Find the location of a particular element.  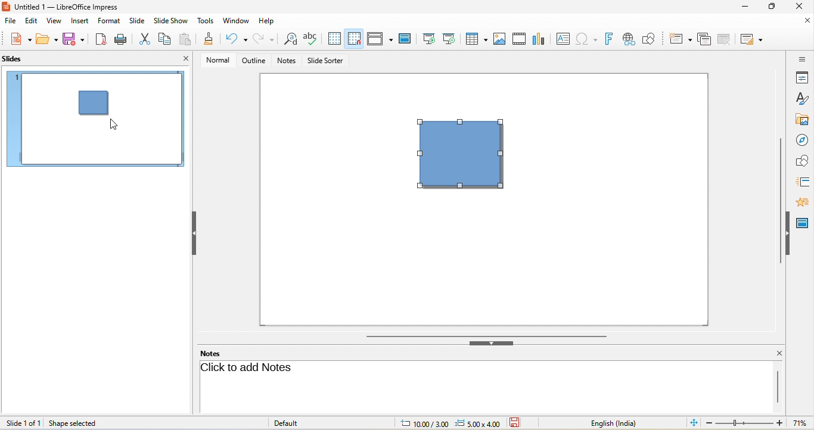

chart is located at coordinates (539, 38).